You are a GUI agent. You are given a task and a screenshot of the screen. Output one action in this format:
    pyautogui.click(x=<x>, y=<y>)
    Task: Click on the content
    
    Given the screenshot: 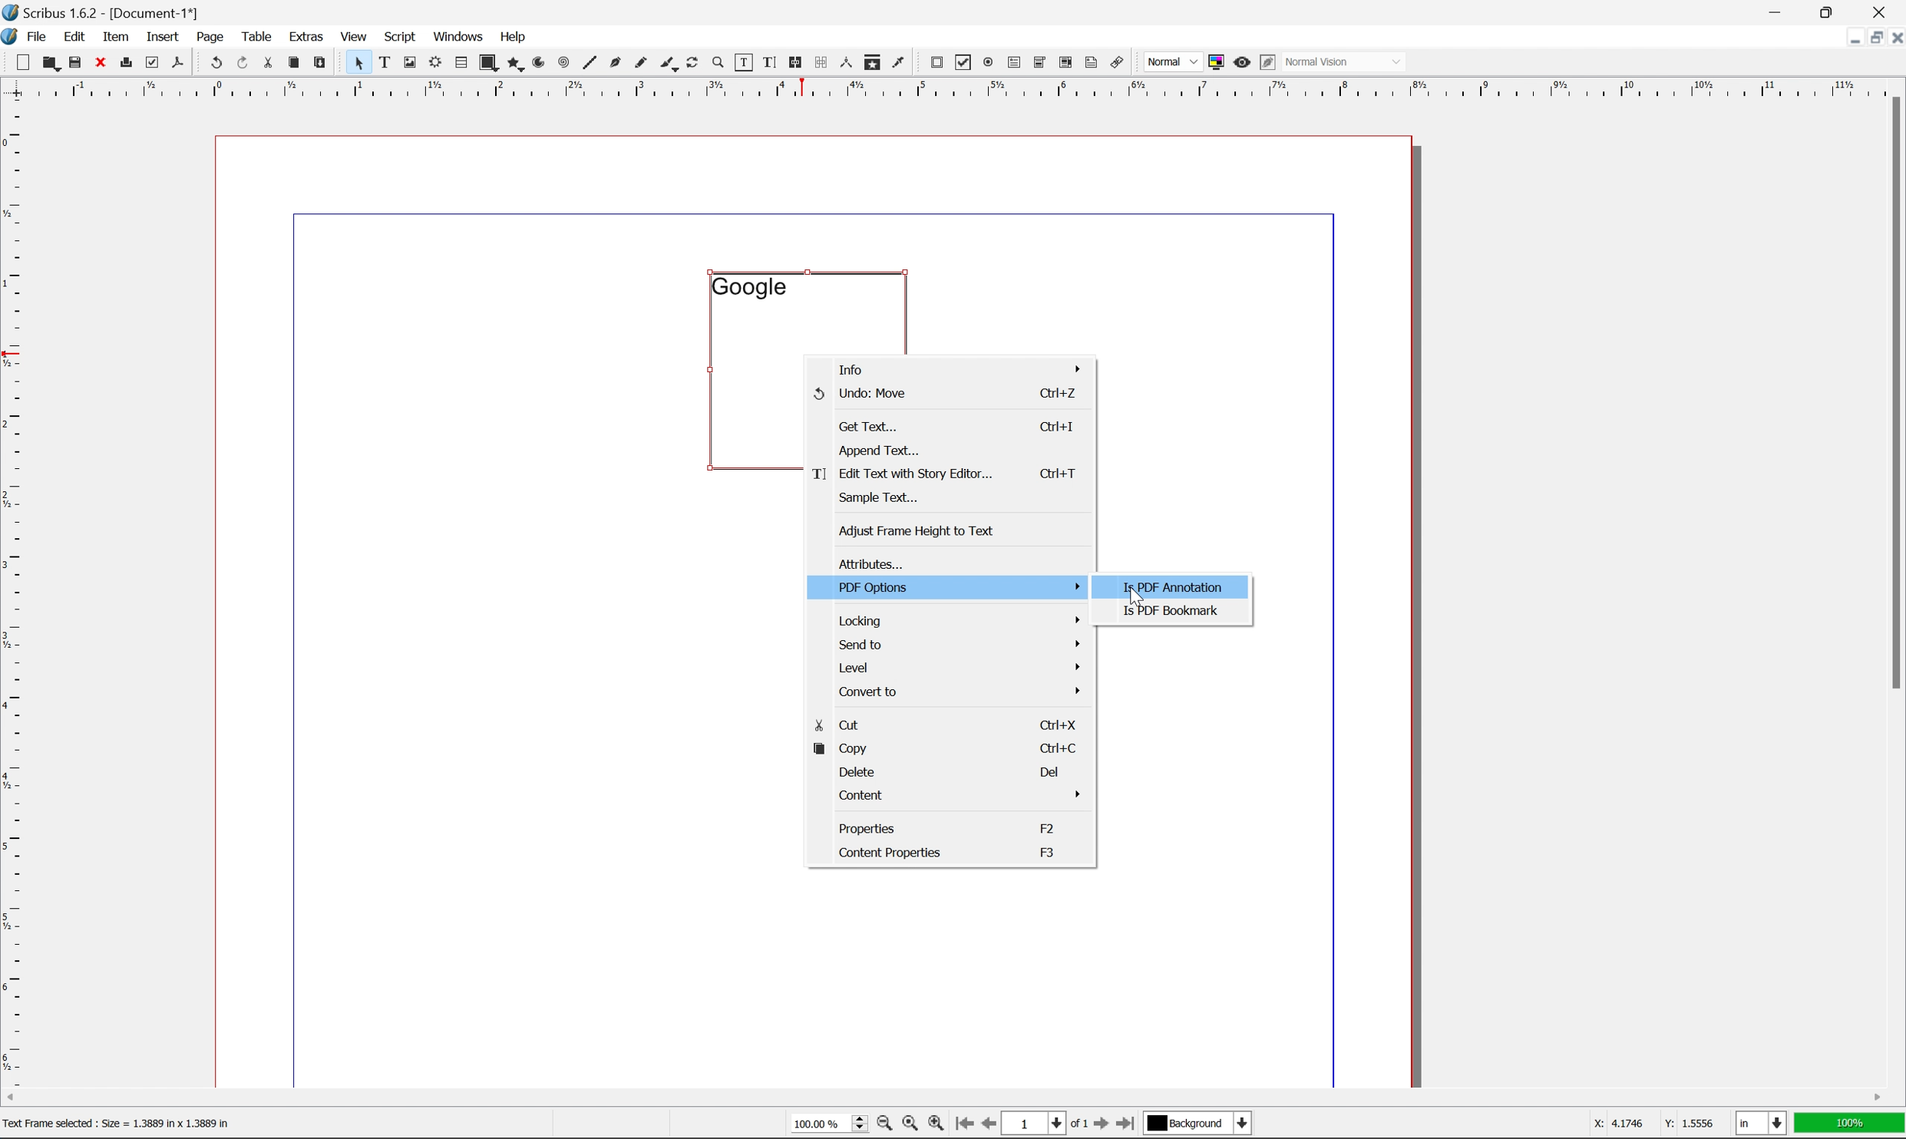 What is the action you would take?
    pyautogui.click(x=965, y=797)
    